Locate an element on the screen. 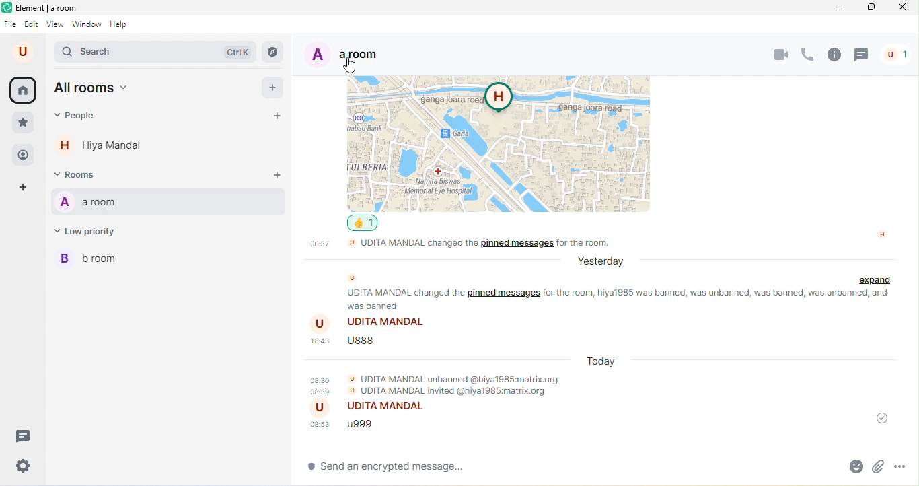 This screenshot has width=919, height=486. video call is located at coordinates (780, 55).